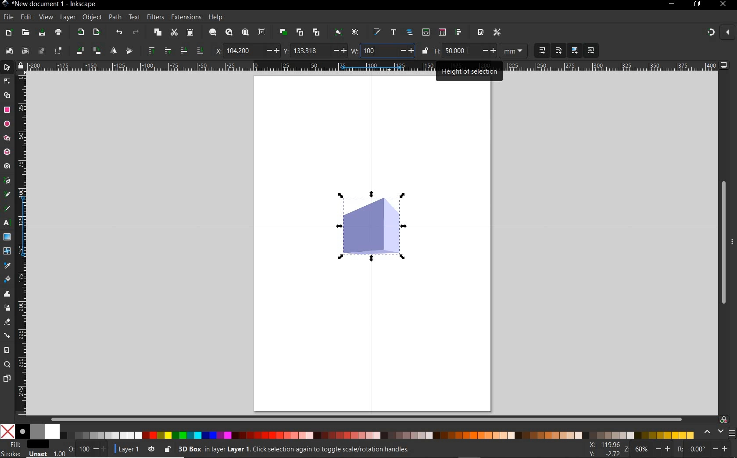  I want to click on redo, so click(136, 32).